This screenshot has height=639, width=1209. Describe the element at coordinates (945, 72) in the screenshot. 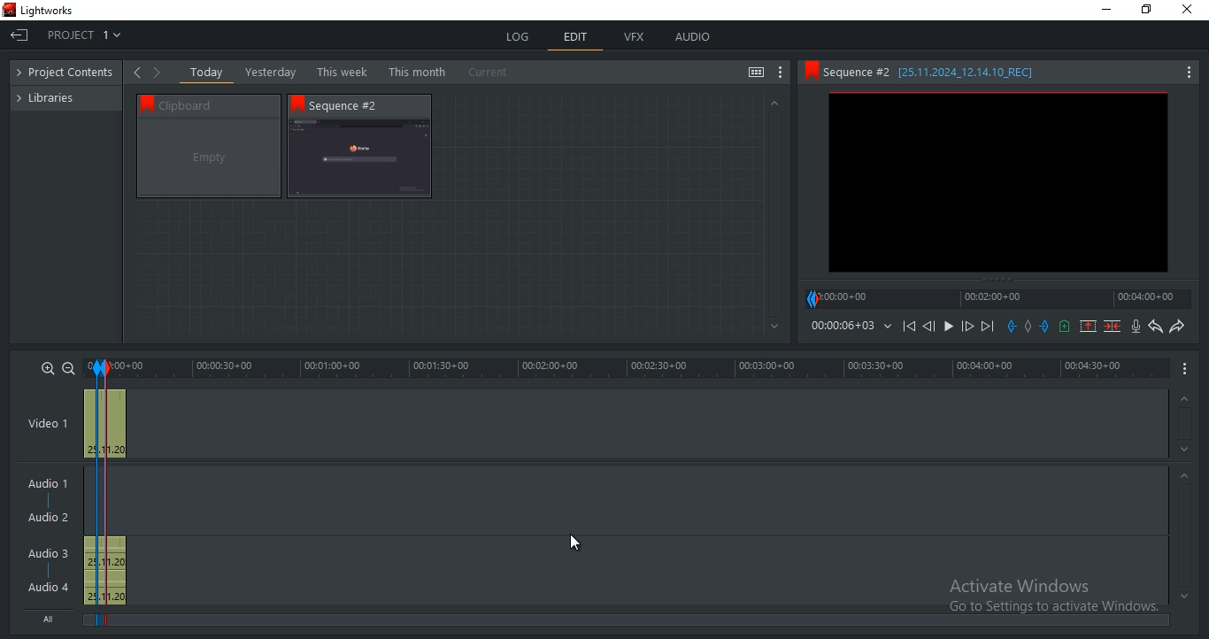

I see `Sequence 2 details` at that location.